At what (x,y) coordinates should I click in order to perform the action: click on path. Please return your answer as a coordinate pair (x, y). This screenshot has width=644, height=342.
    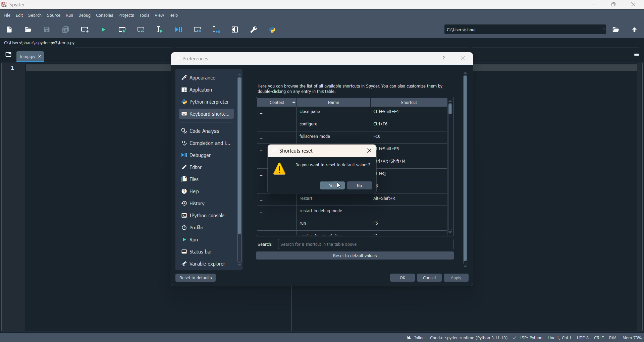
    Looking at the image, I should click on (41, 44).